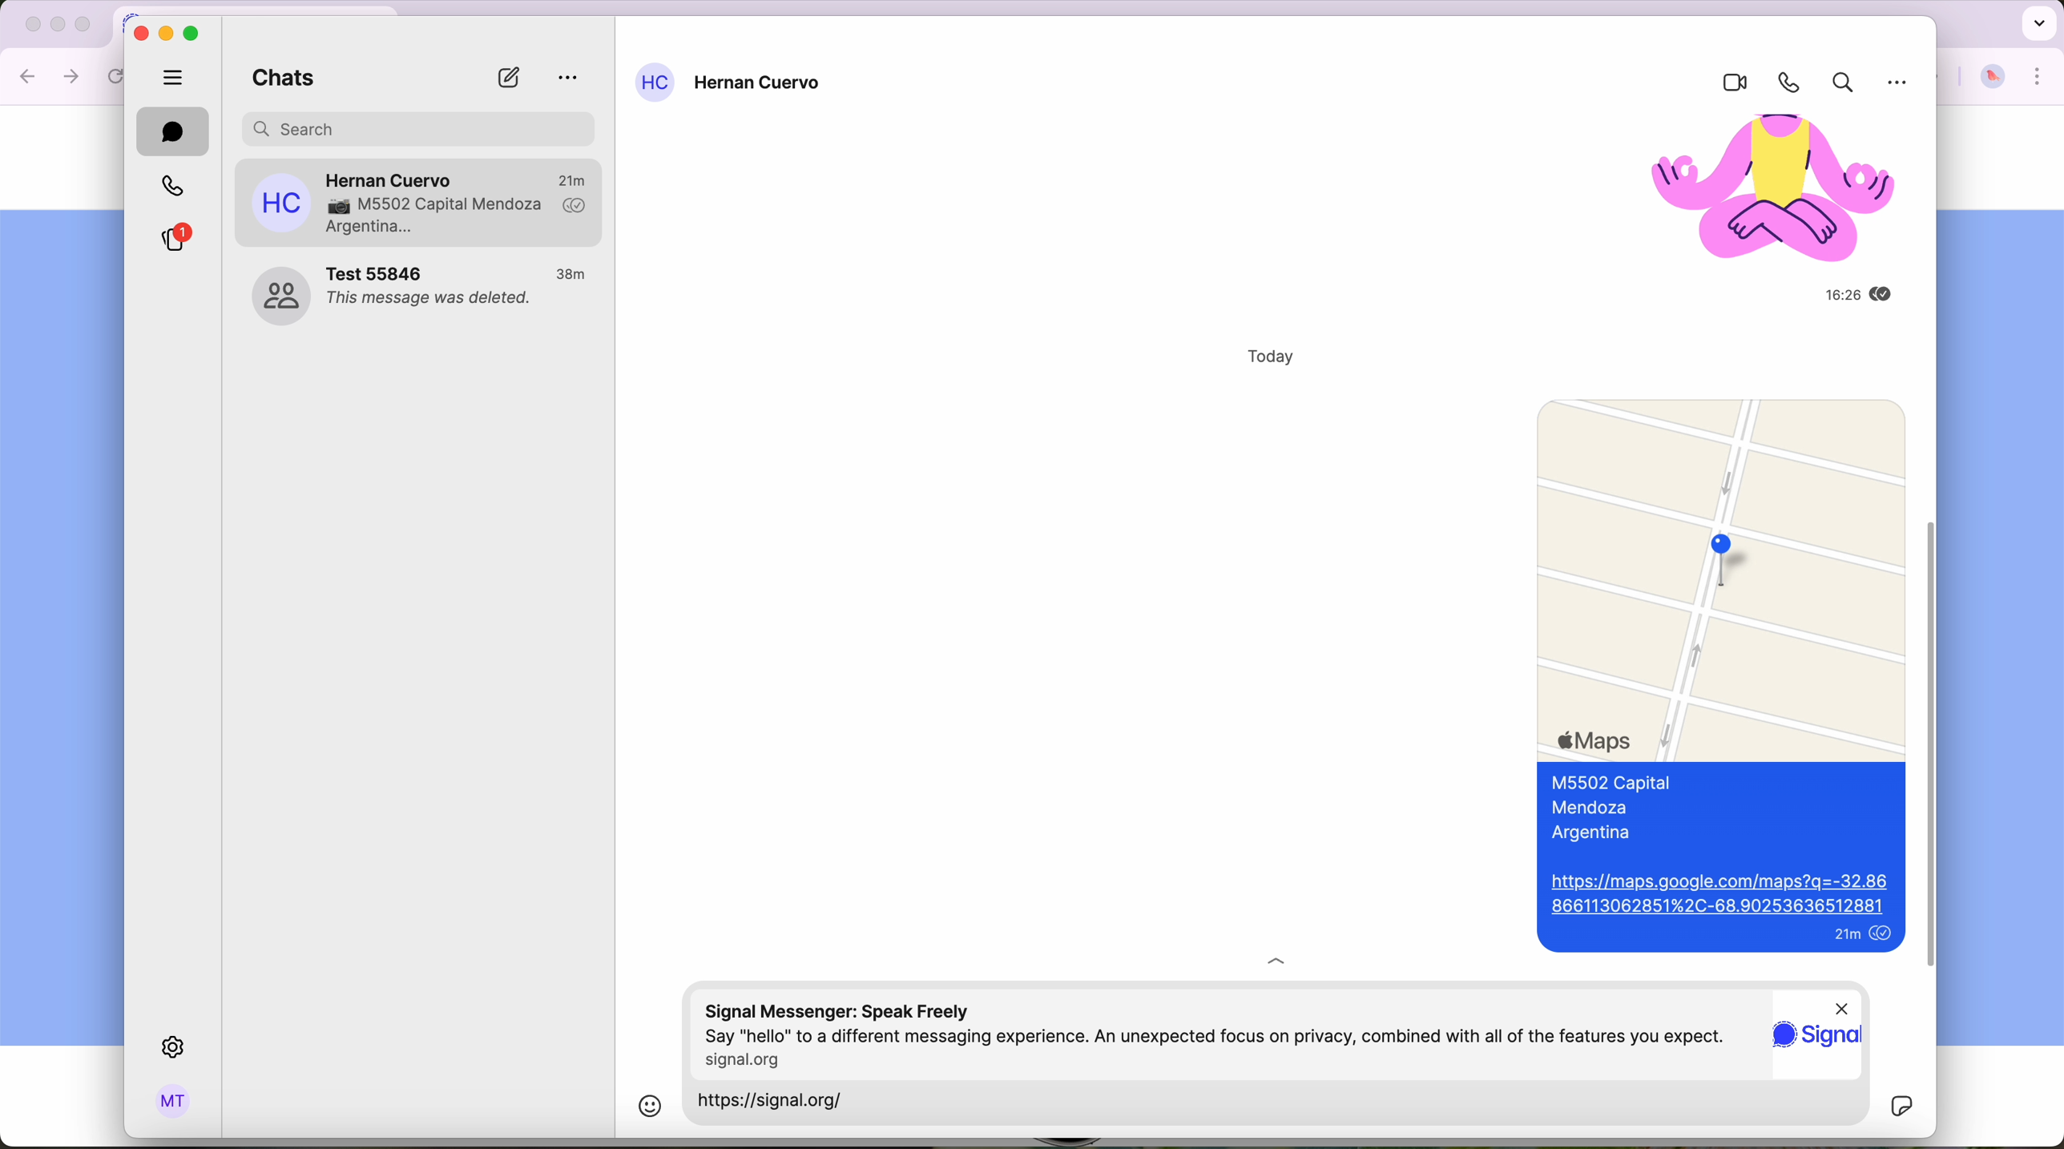  What do you see at coordinates (379, 272) in the screenshot?
I see `Test 55846` at bounding box center [379, 272].